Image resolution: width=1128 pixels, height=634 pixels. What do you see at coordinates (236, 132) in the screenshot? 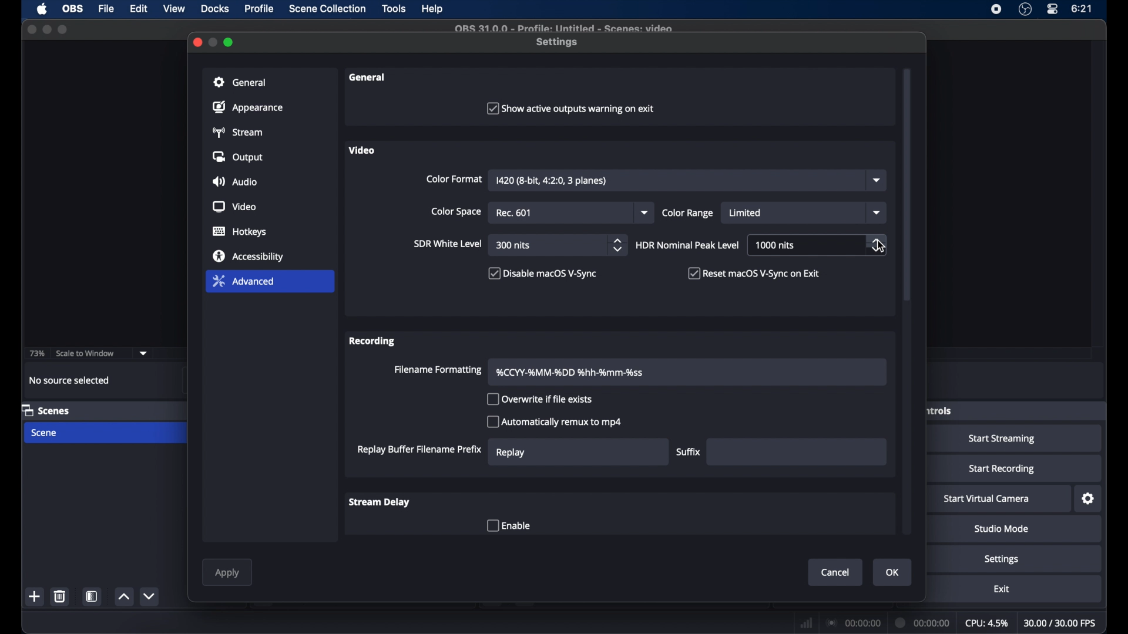
I see `stream` at bounding box center [236, 132].